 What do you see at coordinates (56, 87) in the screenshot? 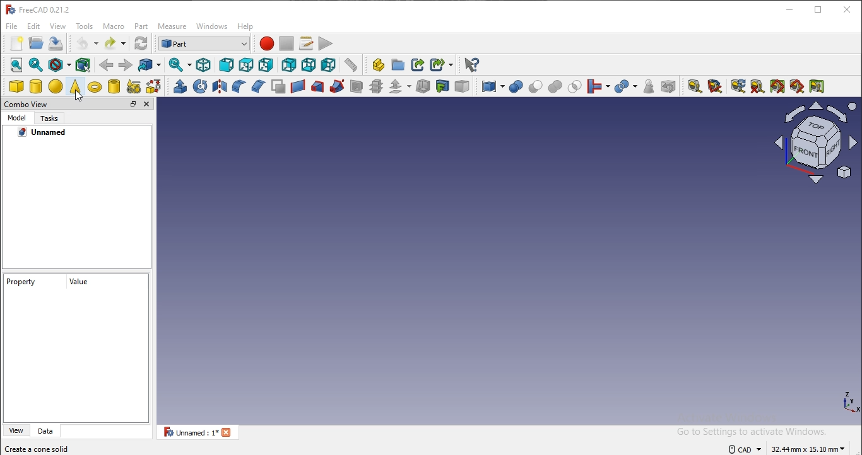
I see `sphere` at bounding box center [56, 87].